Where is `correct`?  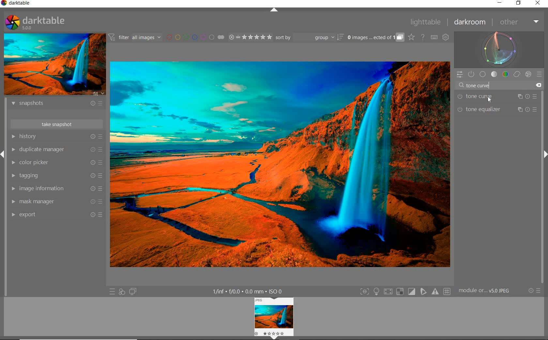 correct is located at coordinates (516, 74).